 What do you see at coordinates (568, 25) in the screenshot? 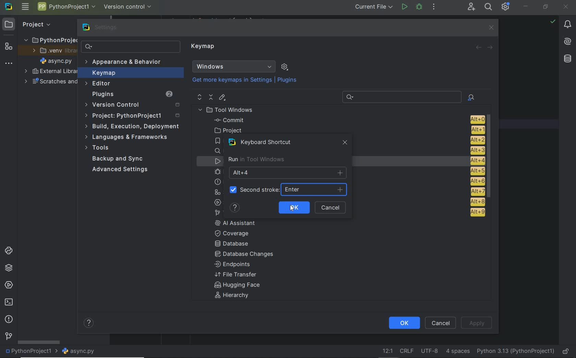
I see `notifications` at bounding box center [568, 25].